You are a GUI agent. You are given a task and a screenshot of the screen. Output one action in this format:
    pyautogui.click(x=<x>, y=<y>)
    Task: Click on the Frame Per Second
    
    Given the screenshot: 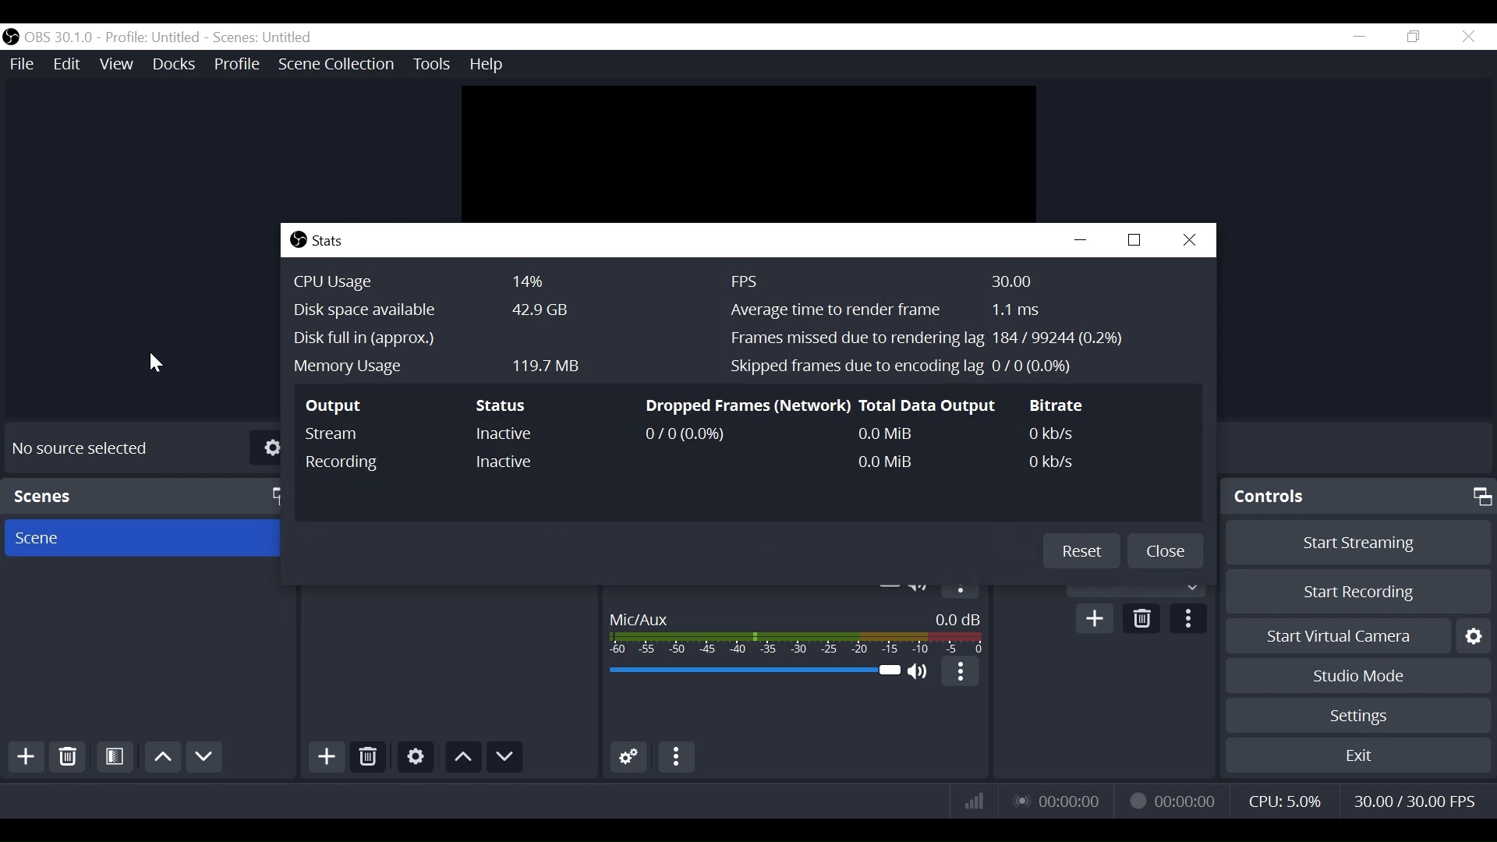 What is the action you would take?
    pyautogui.click(x=936, y=281)
    